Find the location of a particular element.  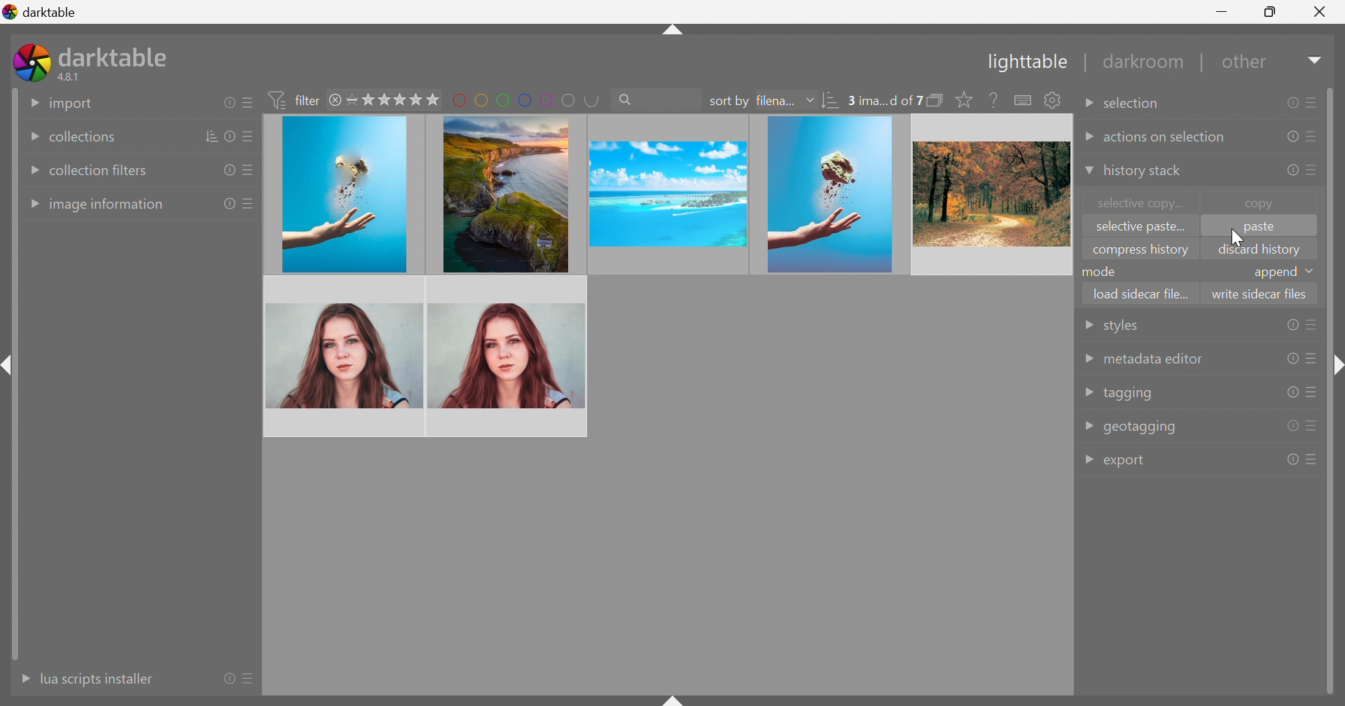

paste is located at coordinates (1257, 229).